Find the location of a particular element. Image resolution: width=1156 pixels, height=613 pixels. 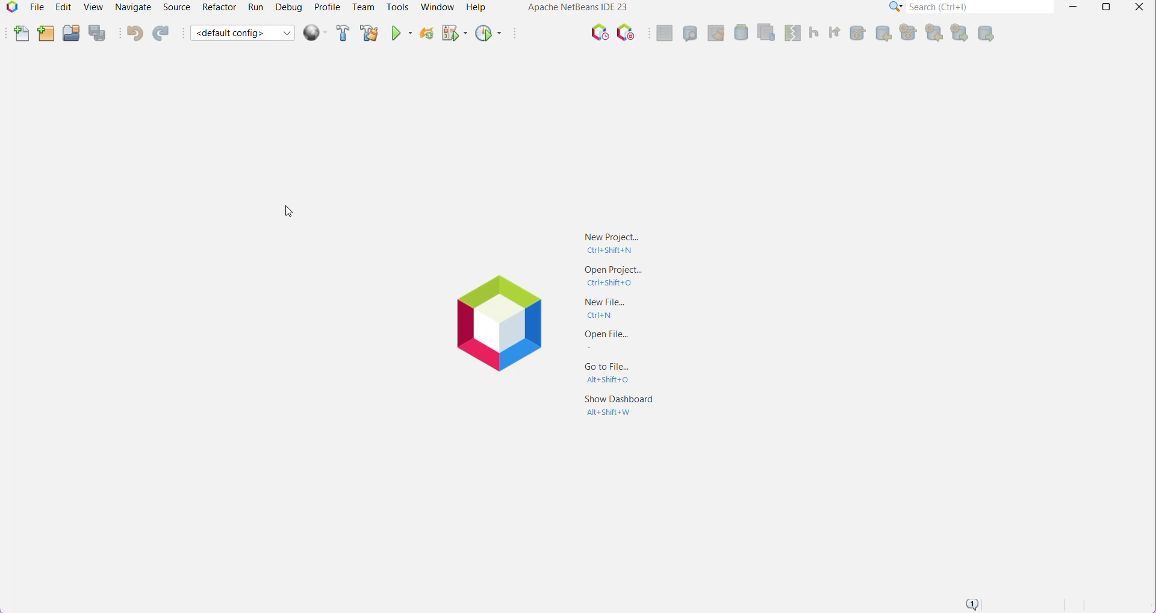

Open Project is located at coordinates (614, 276).